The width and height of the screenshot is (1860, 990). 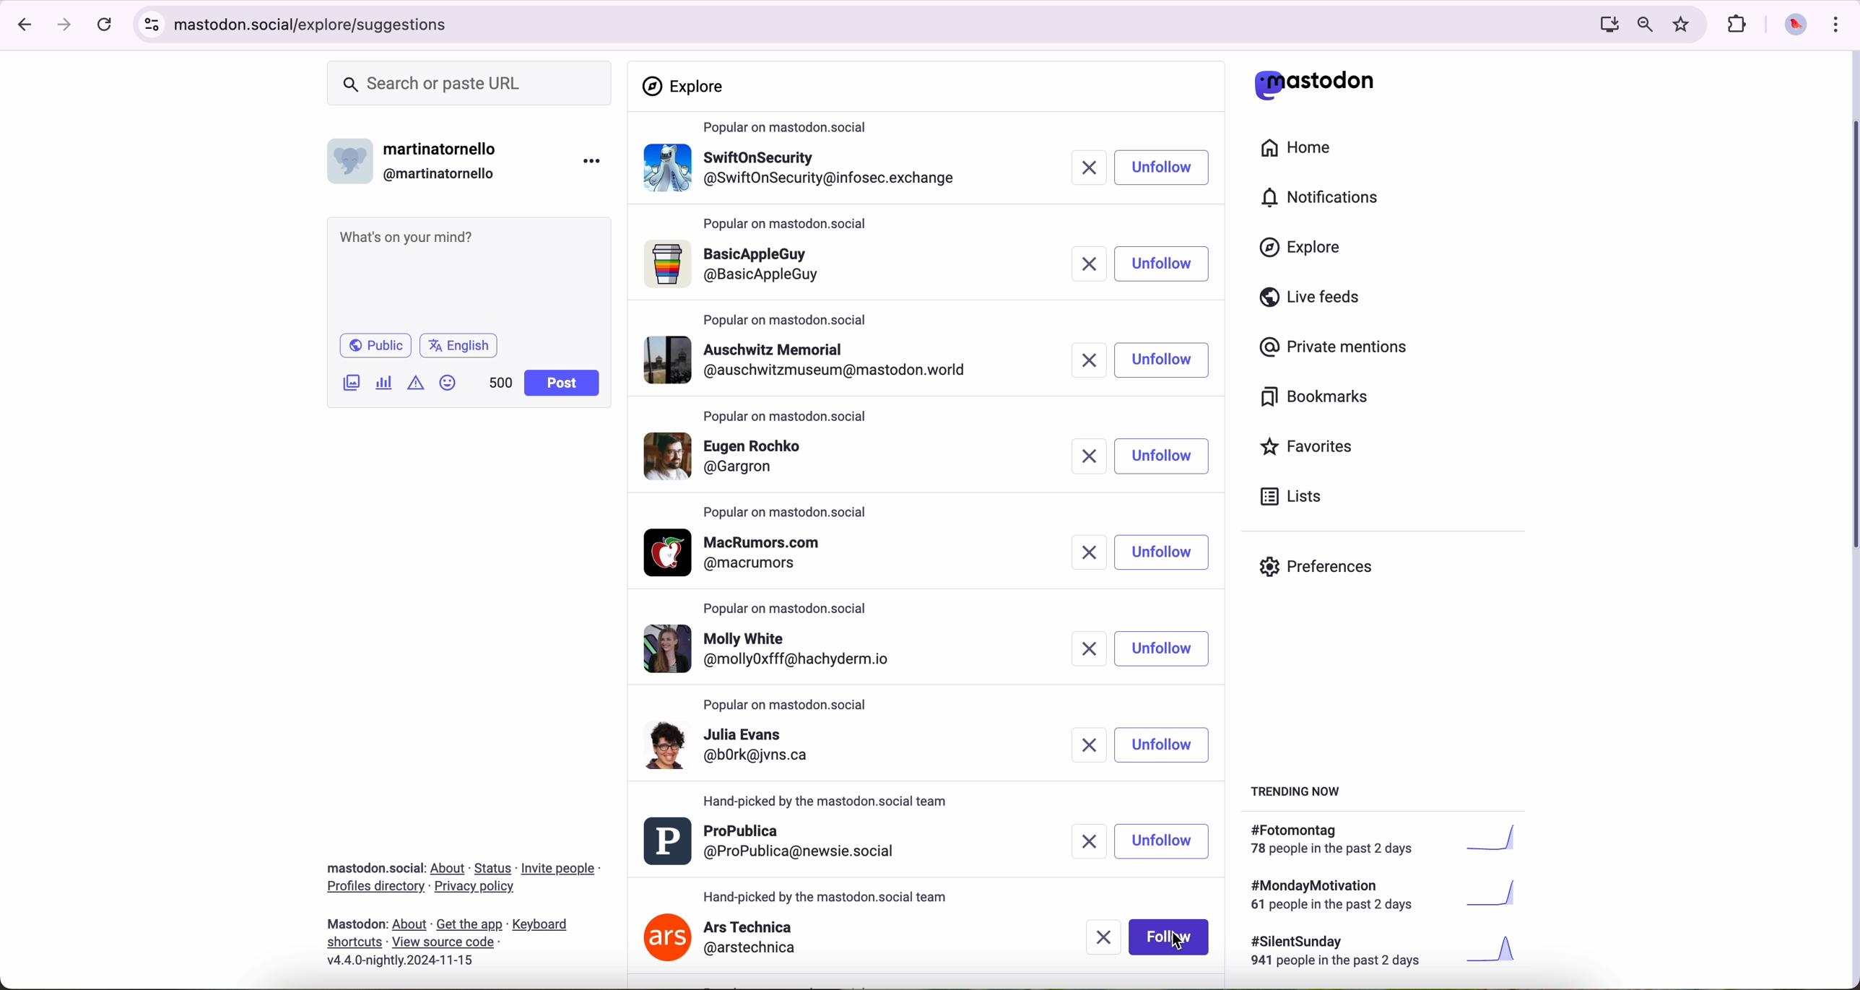 I want to click on preferences, so click(x=1327, y=572).